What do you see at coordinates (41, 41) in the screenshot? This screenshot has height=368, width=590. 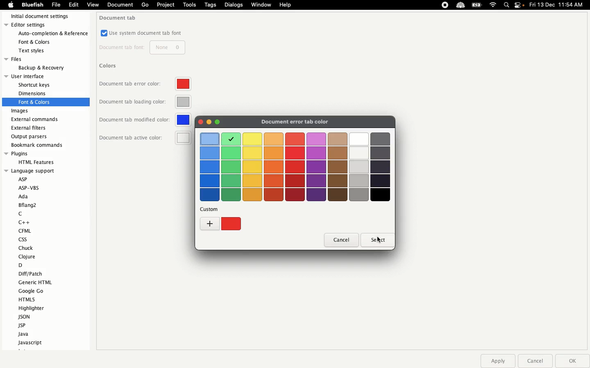 I see `fonts & colors` at bounding box center [41, 41].